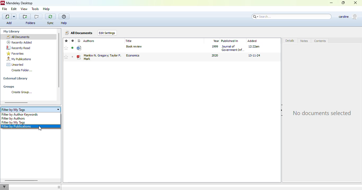  I want to click on all documents, so click(80, 33).